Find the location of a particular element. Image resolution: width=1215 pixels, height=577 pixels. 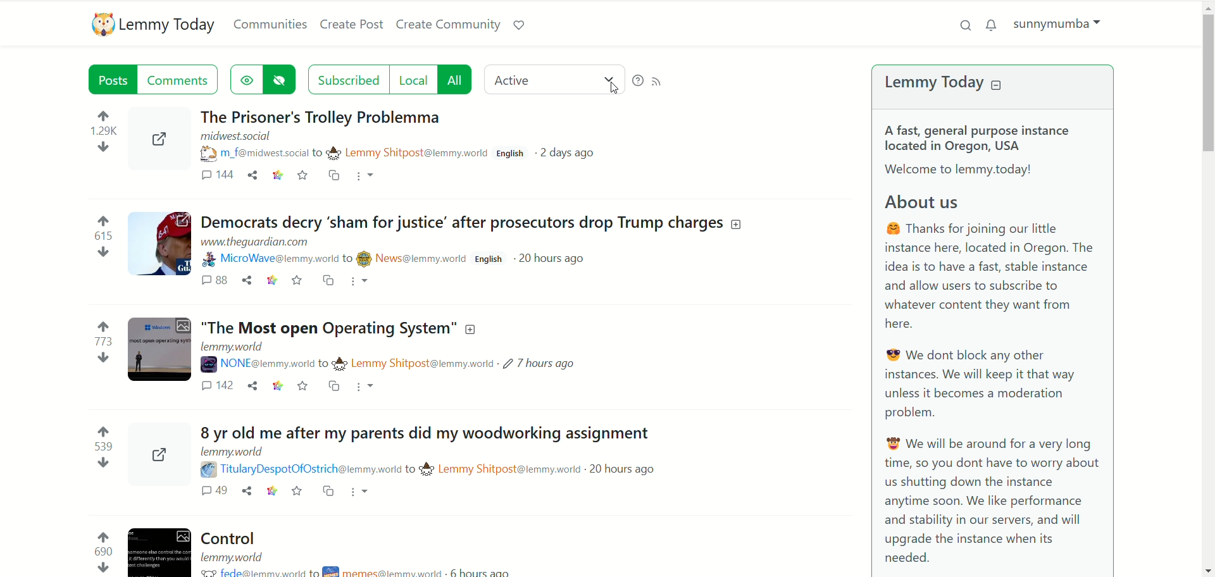

cross post is located at coordinates (336, 176).